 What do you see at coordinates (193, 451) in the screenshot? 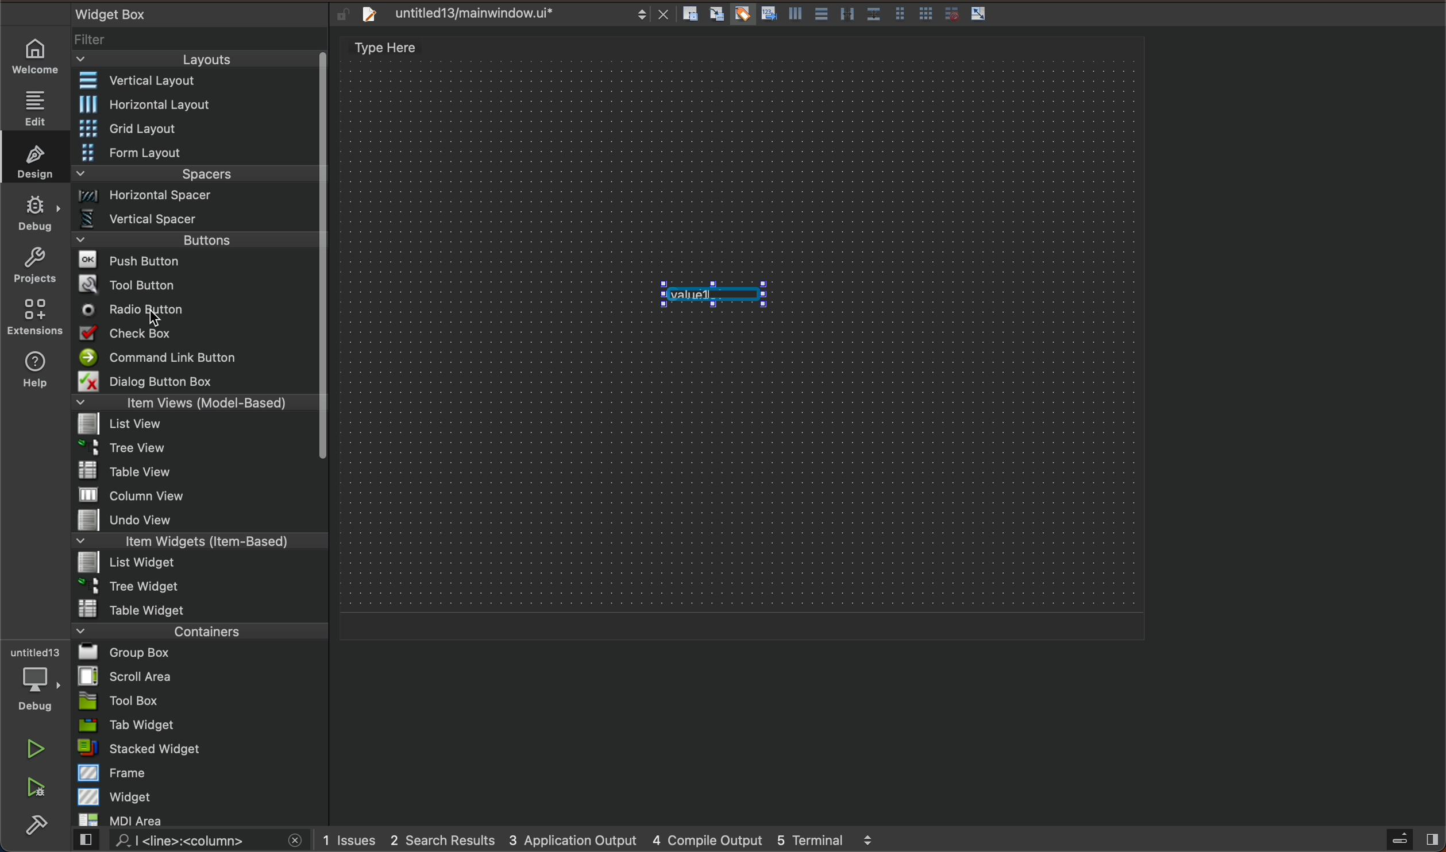
I see `` at bounding box center [193, 451].